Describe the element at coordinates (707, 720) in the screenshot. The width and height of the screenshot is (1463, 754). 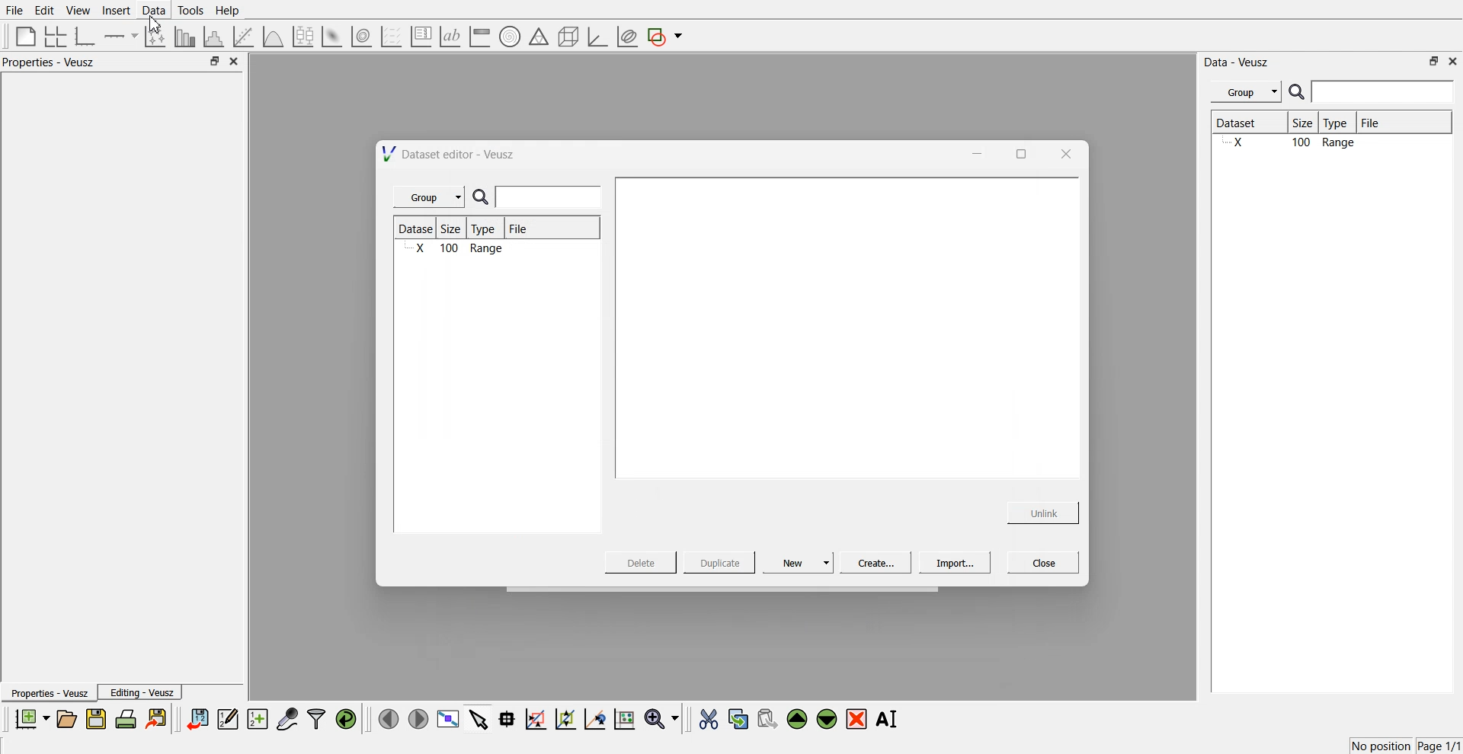
I see `cut the selected widgets` at that location.